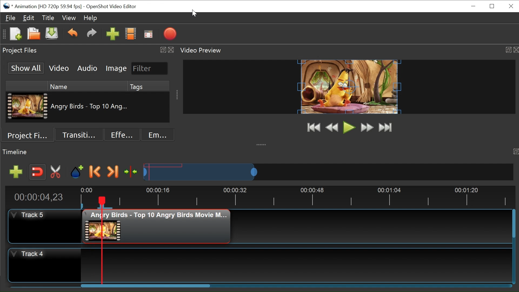 The image size is (519, 292). Describe the element at coordinates (46, 7) in the screenshot. I see `Project Name` at that location.